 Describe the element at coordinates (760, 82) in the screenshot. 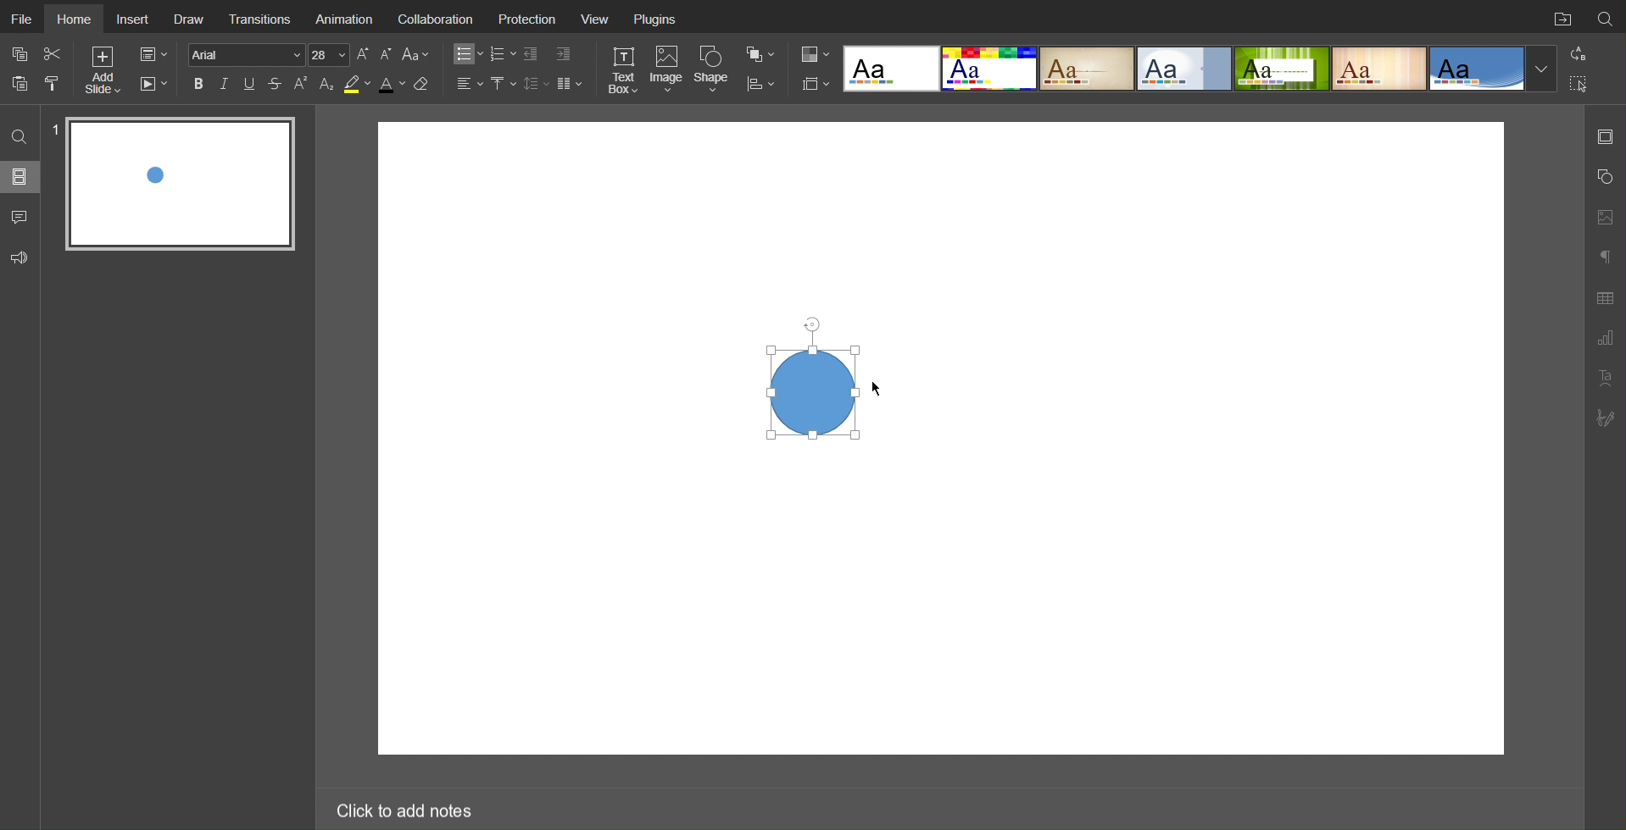

I see `Distribution` at that location.